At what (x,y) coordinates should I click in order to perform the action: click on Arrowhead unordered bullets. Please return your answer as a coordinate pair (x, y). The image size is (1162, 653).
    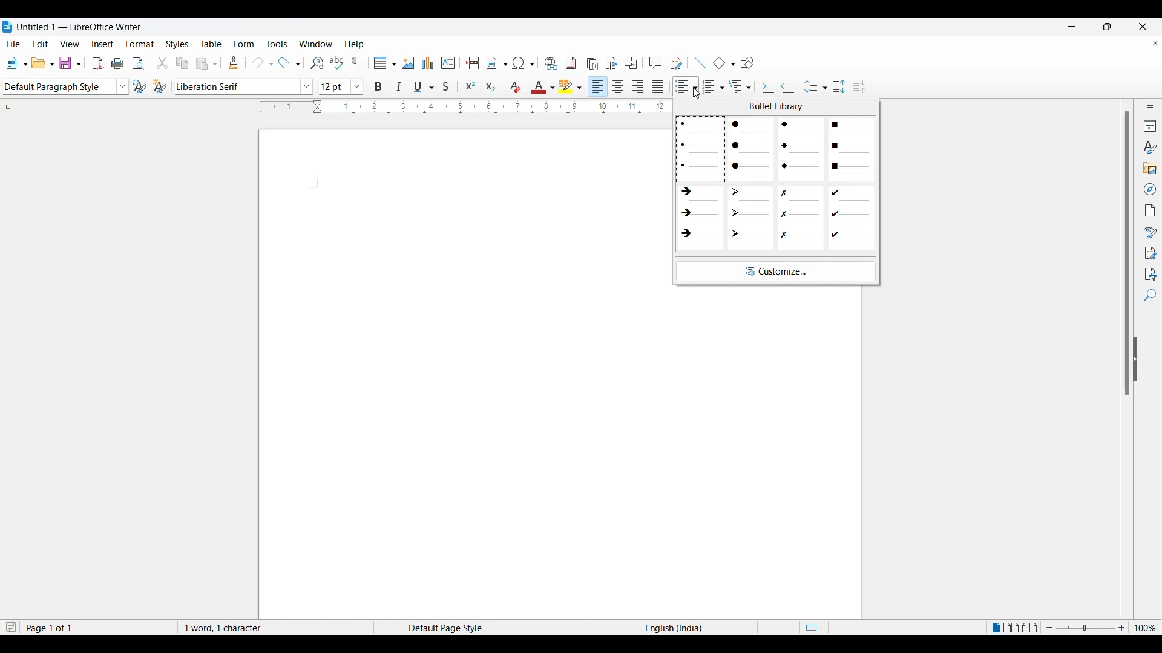
    Looking at the image, I should click on (750, 215).